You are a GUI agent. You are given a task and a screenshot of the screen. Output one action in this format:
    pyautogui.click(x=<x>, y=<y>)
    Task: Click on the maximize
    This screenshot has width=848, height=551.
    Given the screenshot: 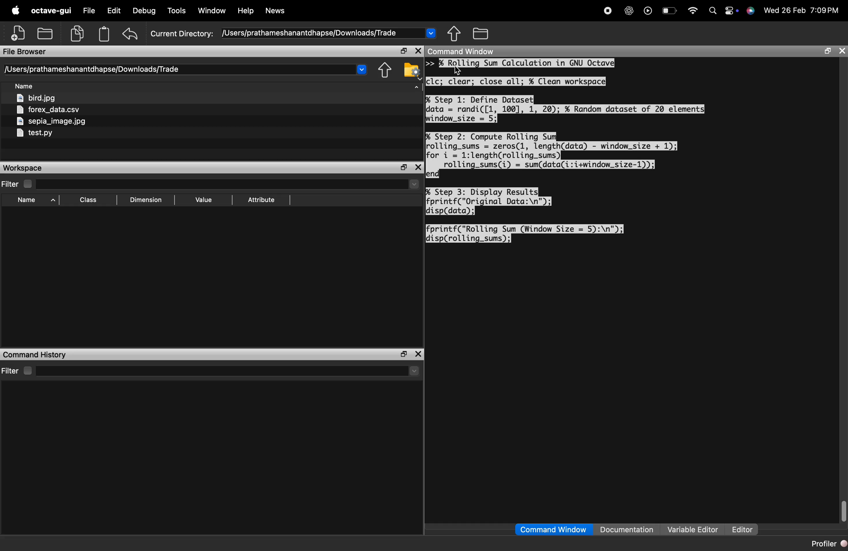 What is the action you would take?
    pyautogui.click(x=403, y=51)
    